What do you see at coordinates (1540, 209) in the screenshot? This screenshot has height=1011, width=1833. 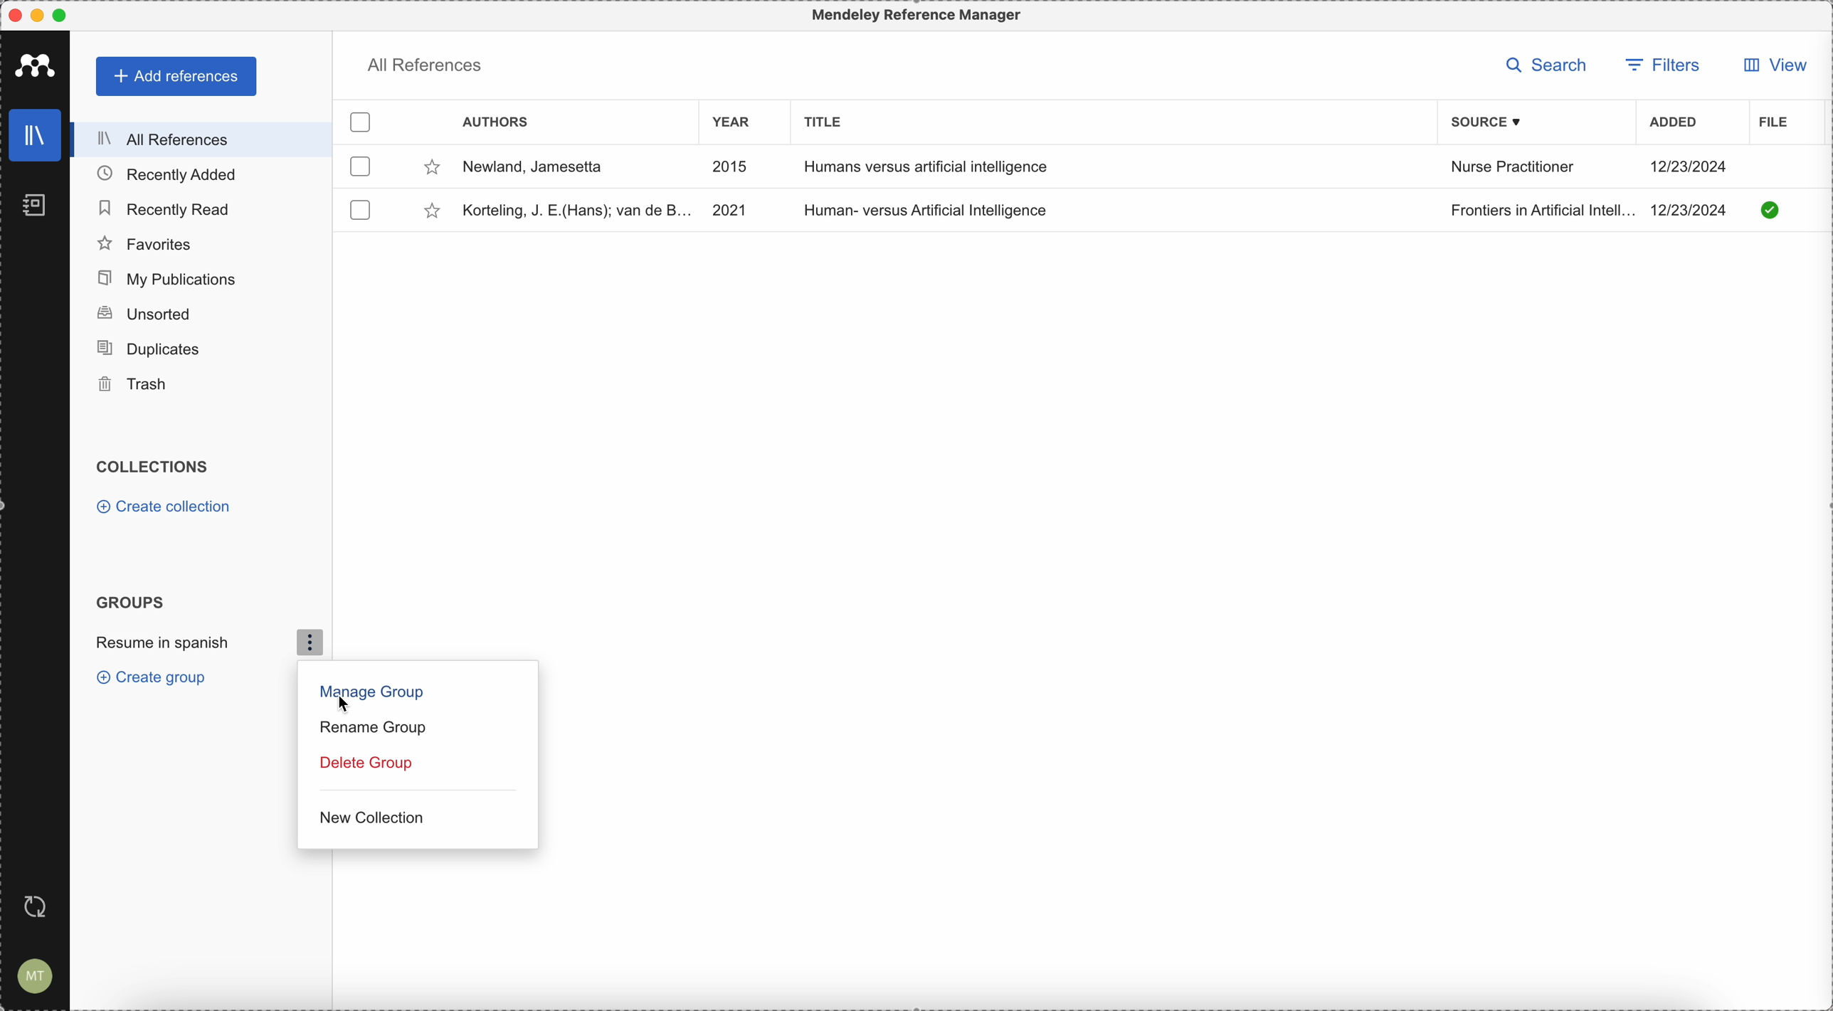 I see `Frontiers in Artificial Intell..` at bounding box center [1540, 209].